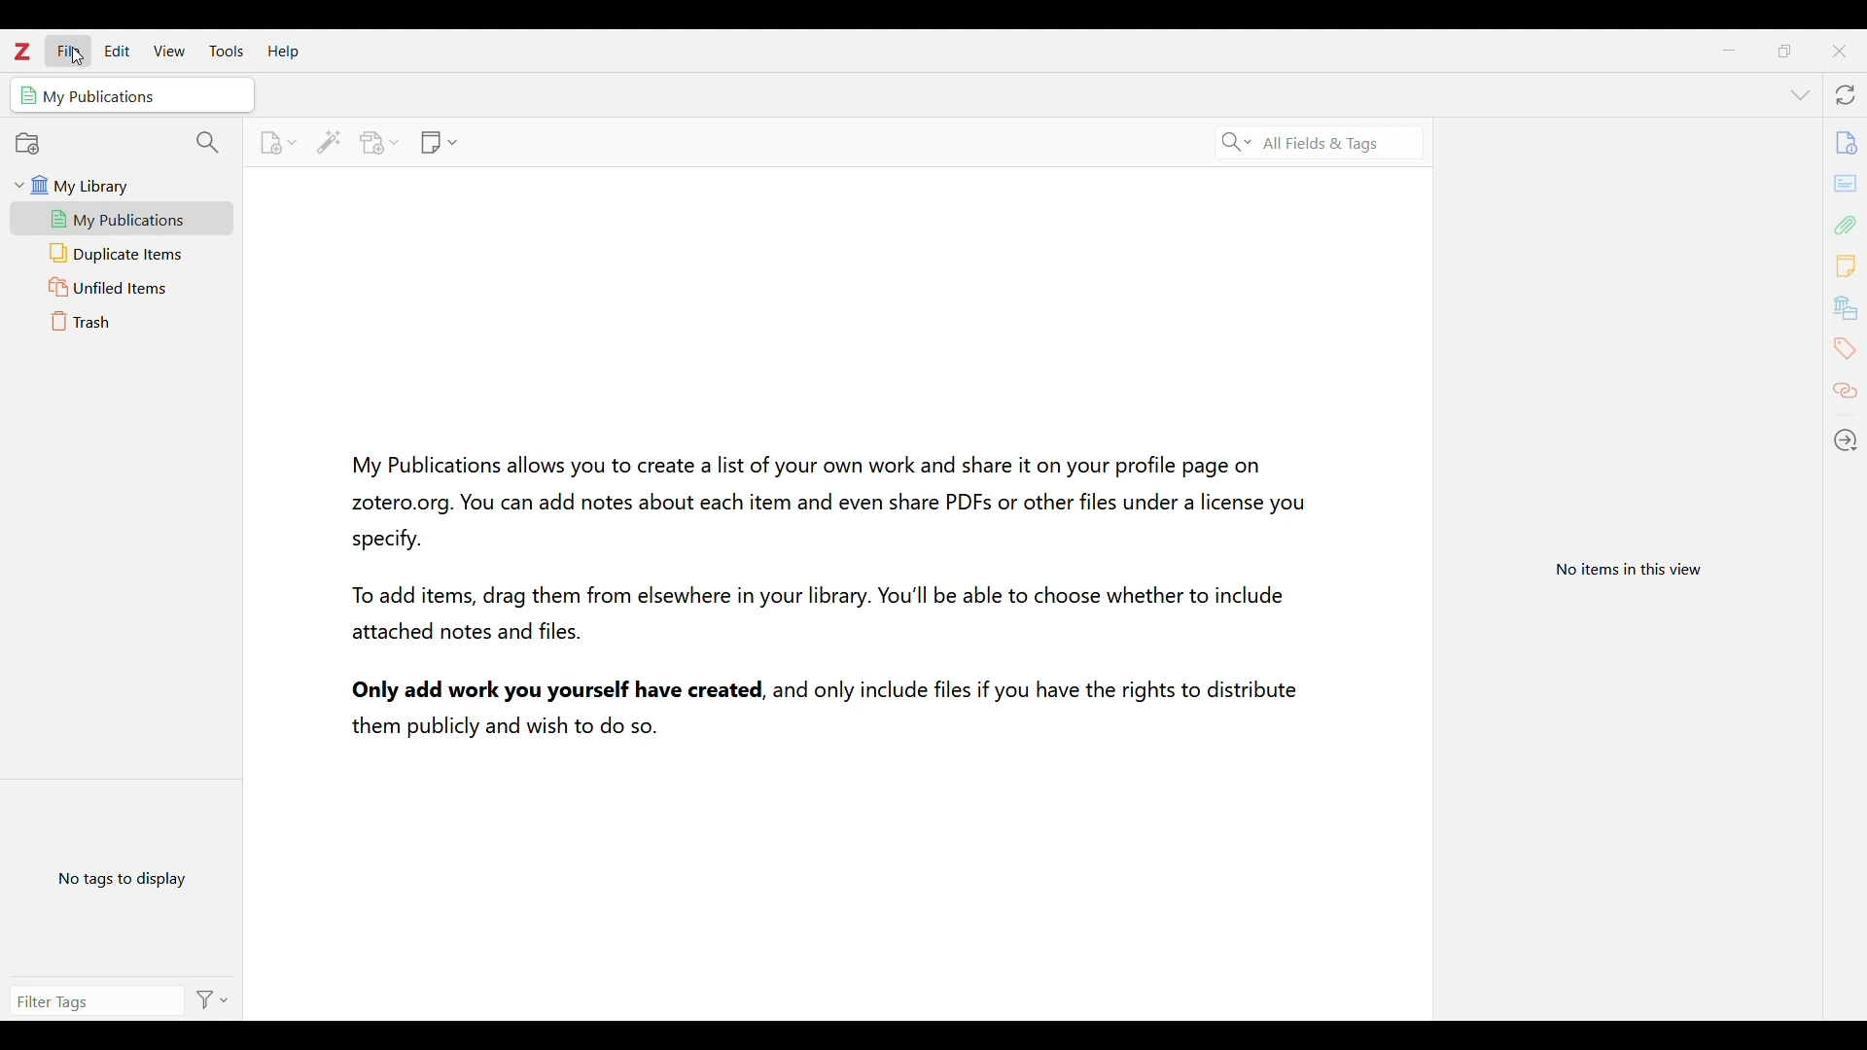  I want to click on Specific search criteria options, so click(1237, 143).